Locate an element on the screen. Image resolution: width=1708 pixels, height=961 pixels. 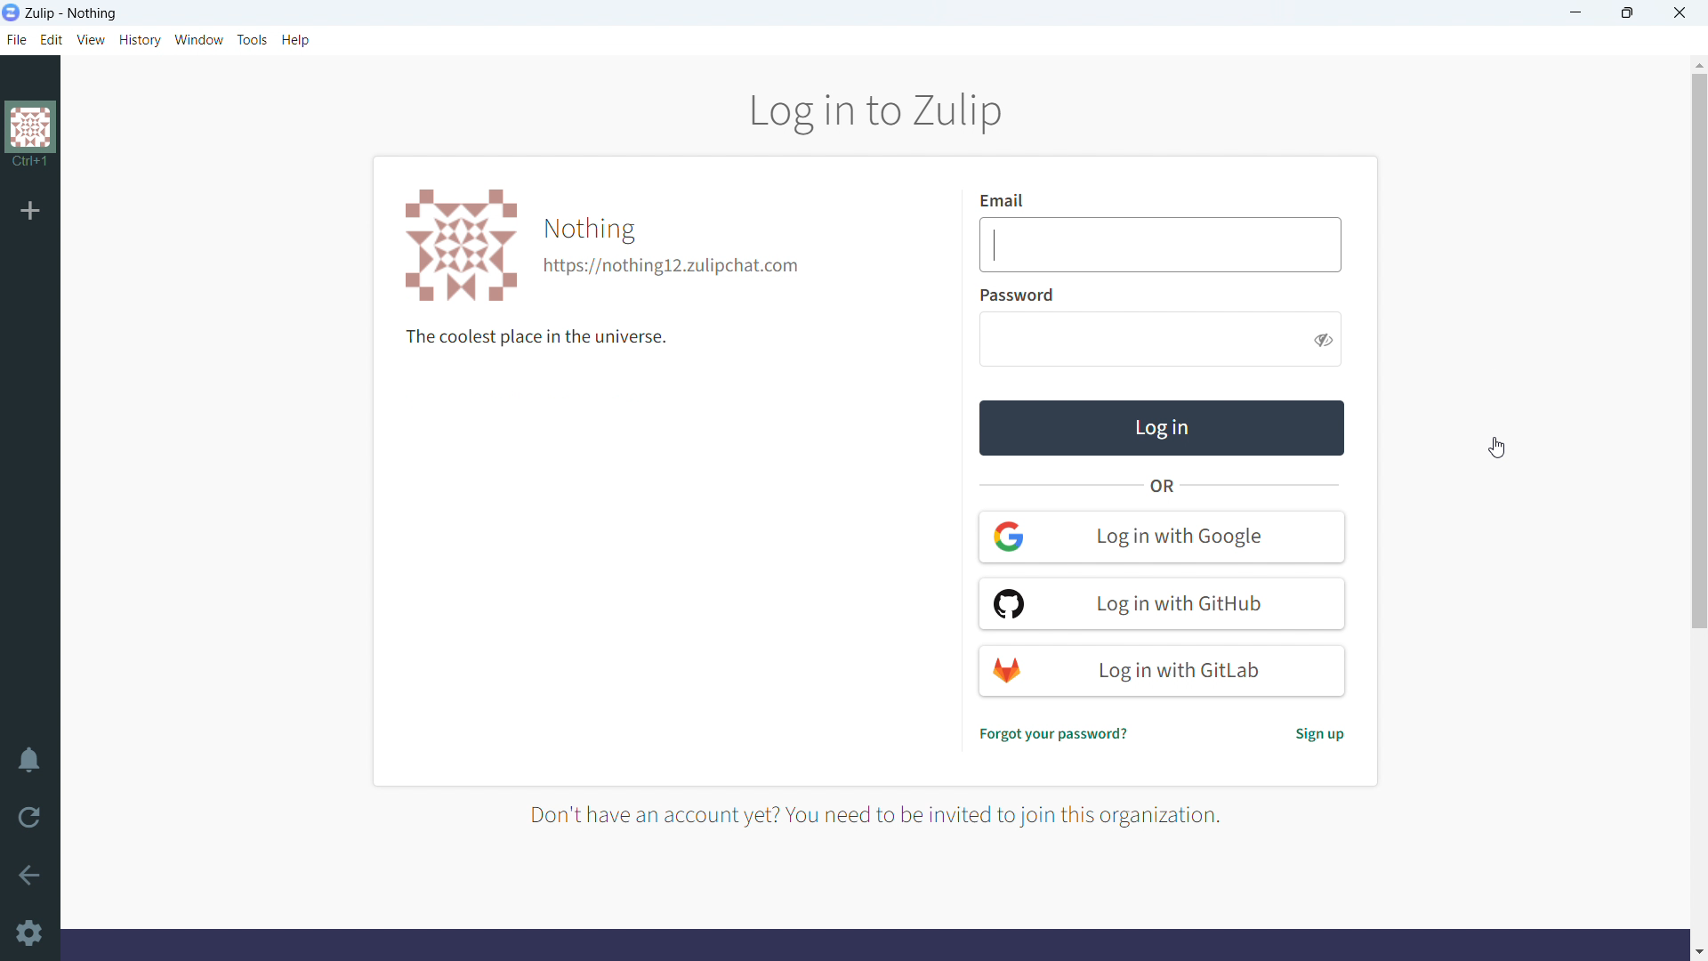
organization is located at coordinates (28, 139).